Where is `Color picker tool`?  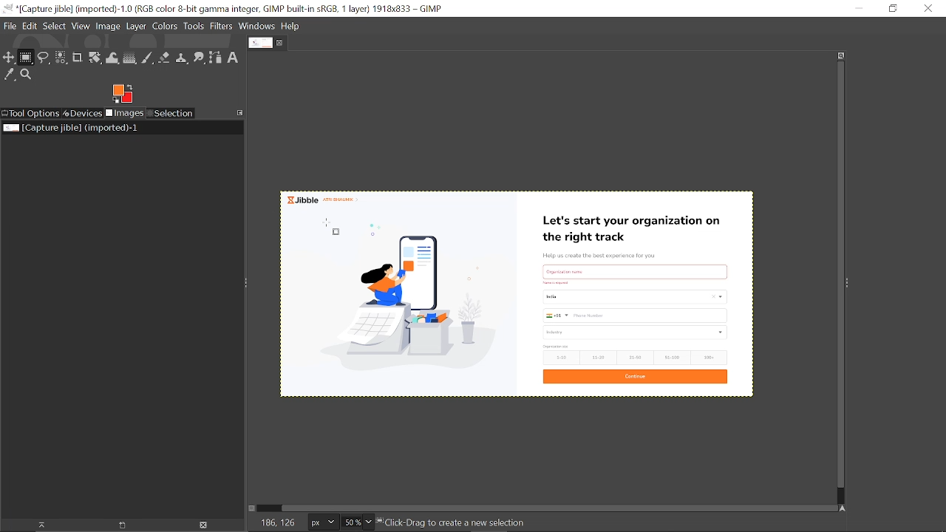 Color picker tool is located at coordinates (10, 75).